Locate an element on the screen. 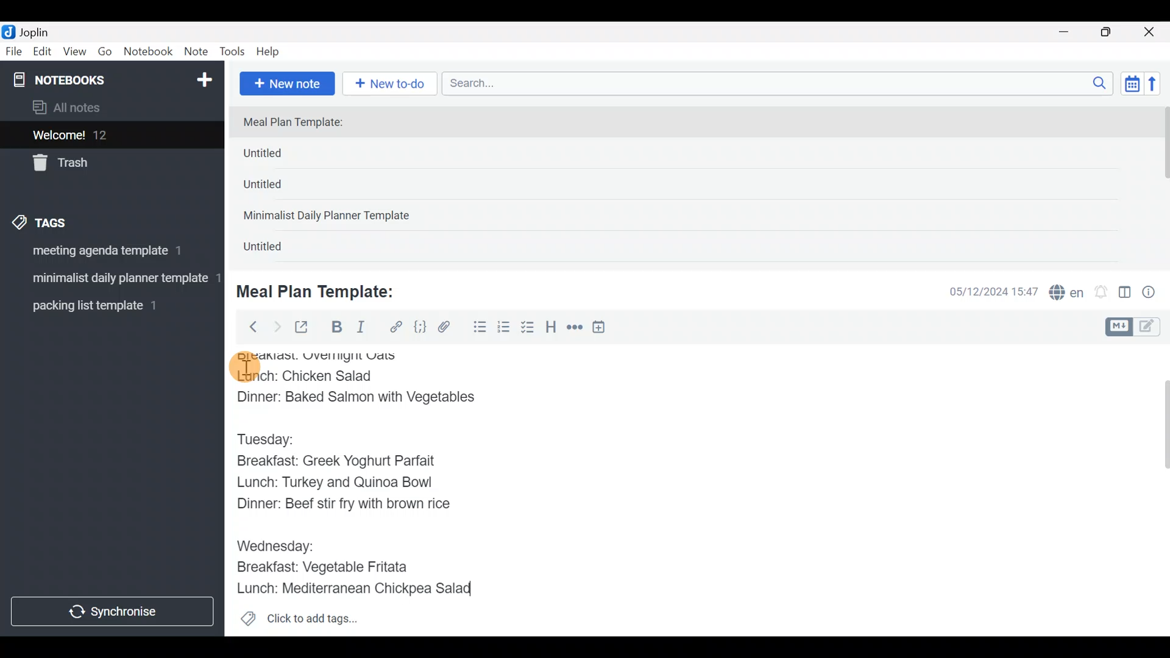  All notes is located at coordinates (109, 108).